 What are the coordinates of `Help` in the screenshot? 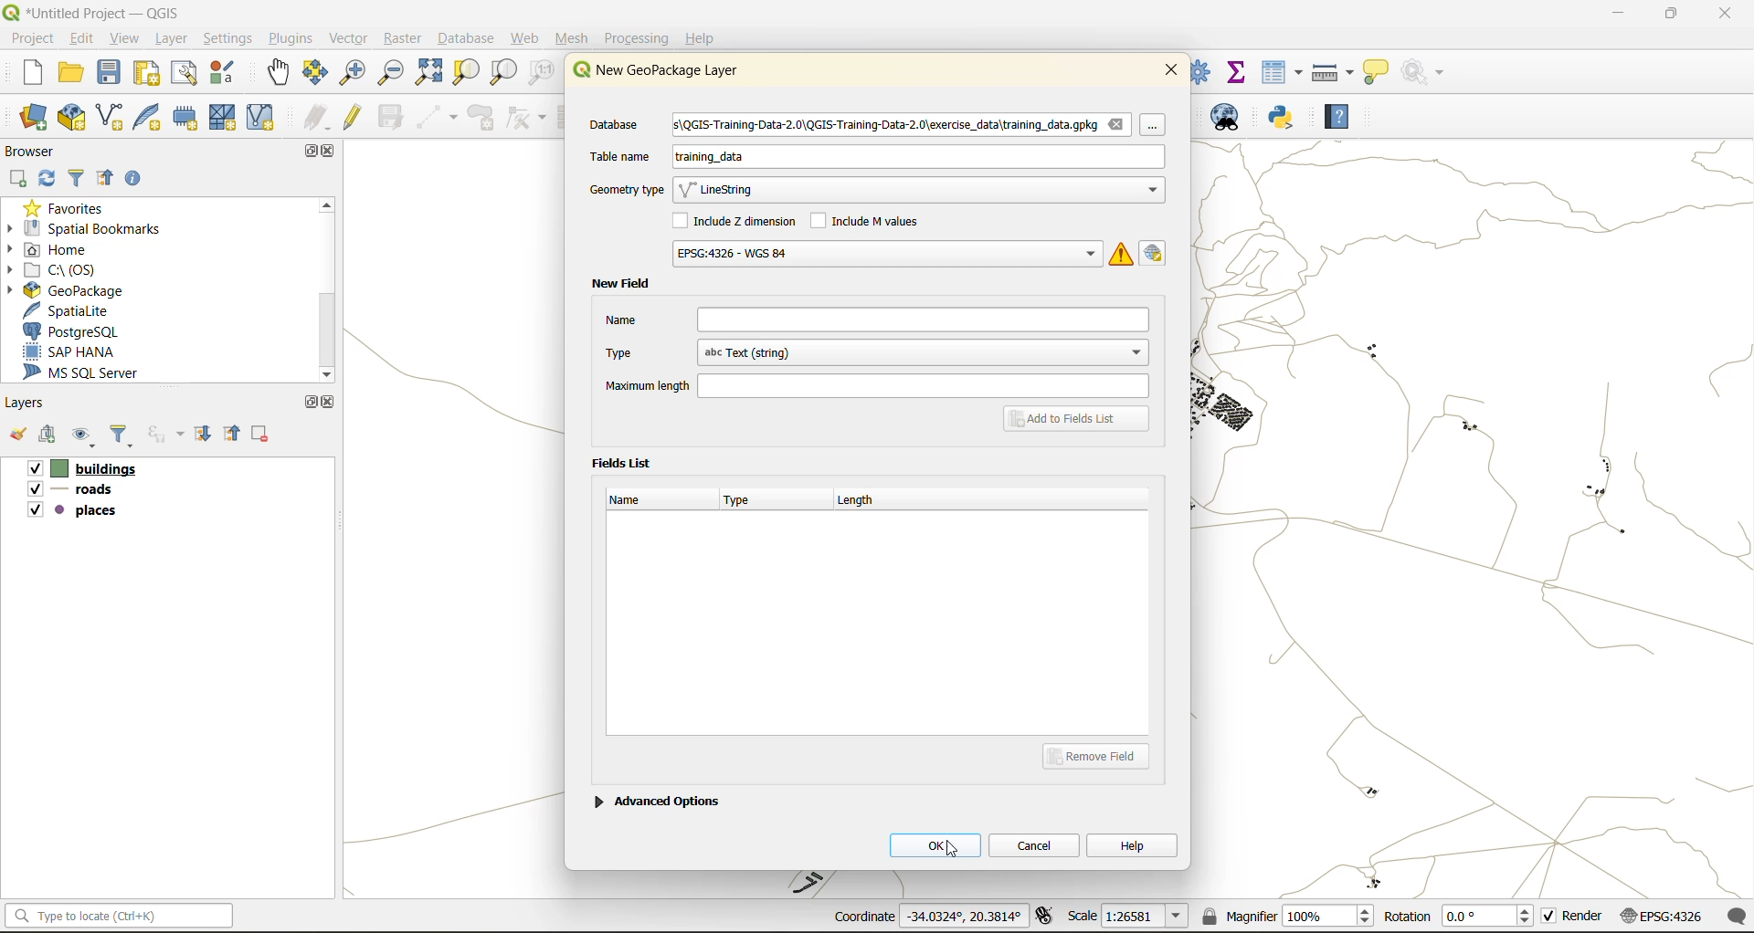 It's located at (701, 38).